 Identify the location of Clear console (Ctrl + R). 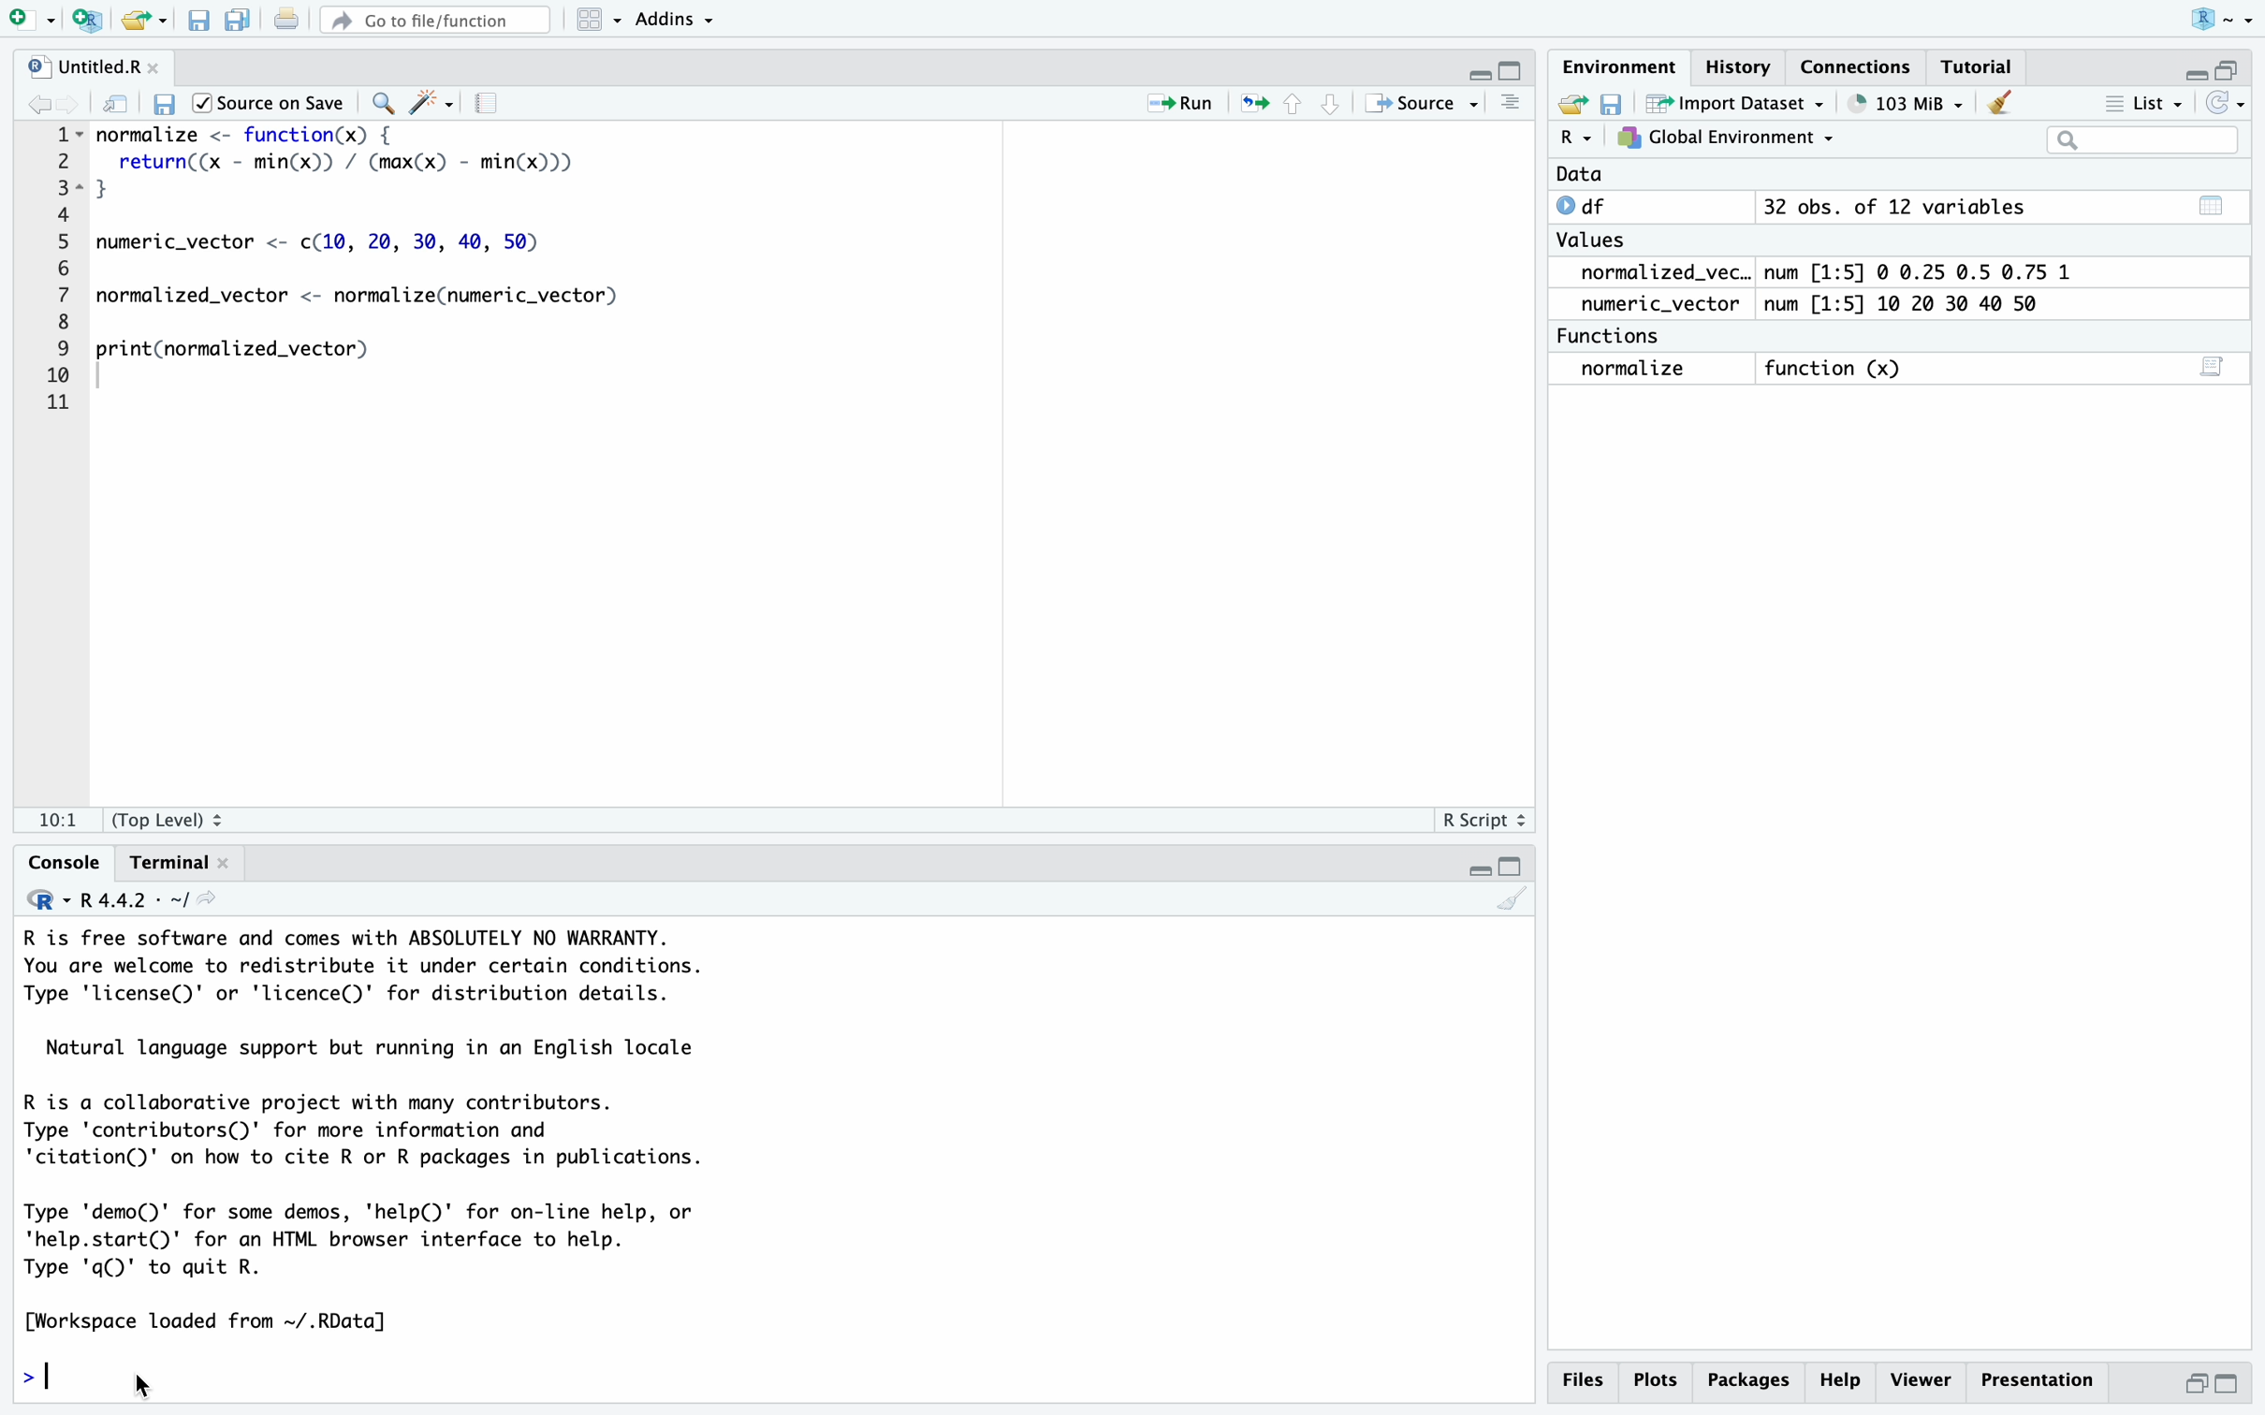
(2000, 106).